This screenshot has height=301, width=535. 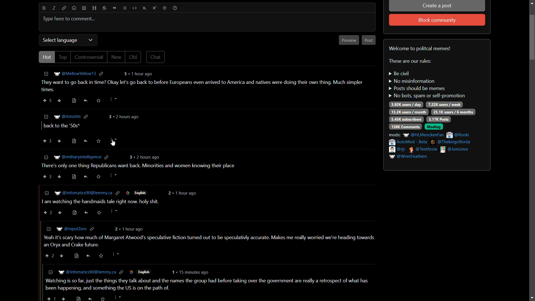 I want to click on 3.92k users/day, so click(x=407, y=105).